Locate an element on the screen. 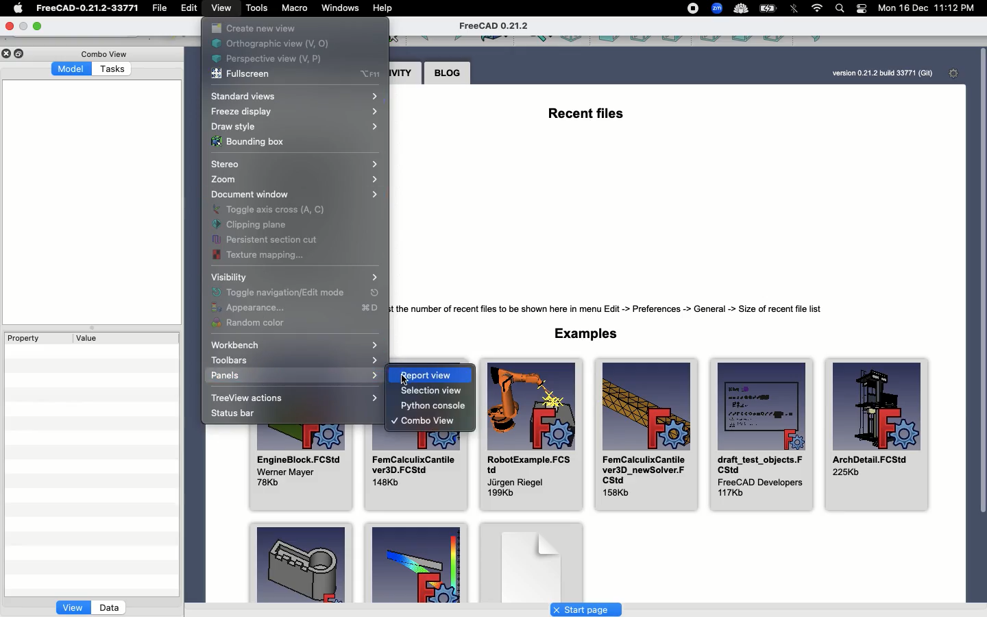 The height and width of the screenshot is (617, 987). RobotExample.FCStd Jiirgen Riegel 199Kb is located at coordinates (530, 435).